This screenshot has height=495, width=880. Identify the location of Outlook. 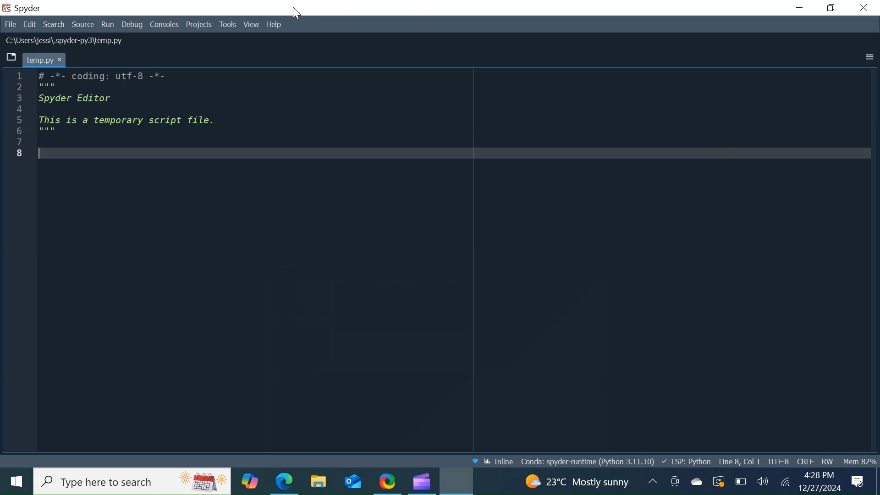
(352, 481).